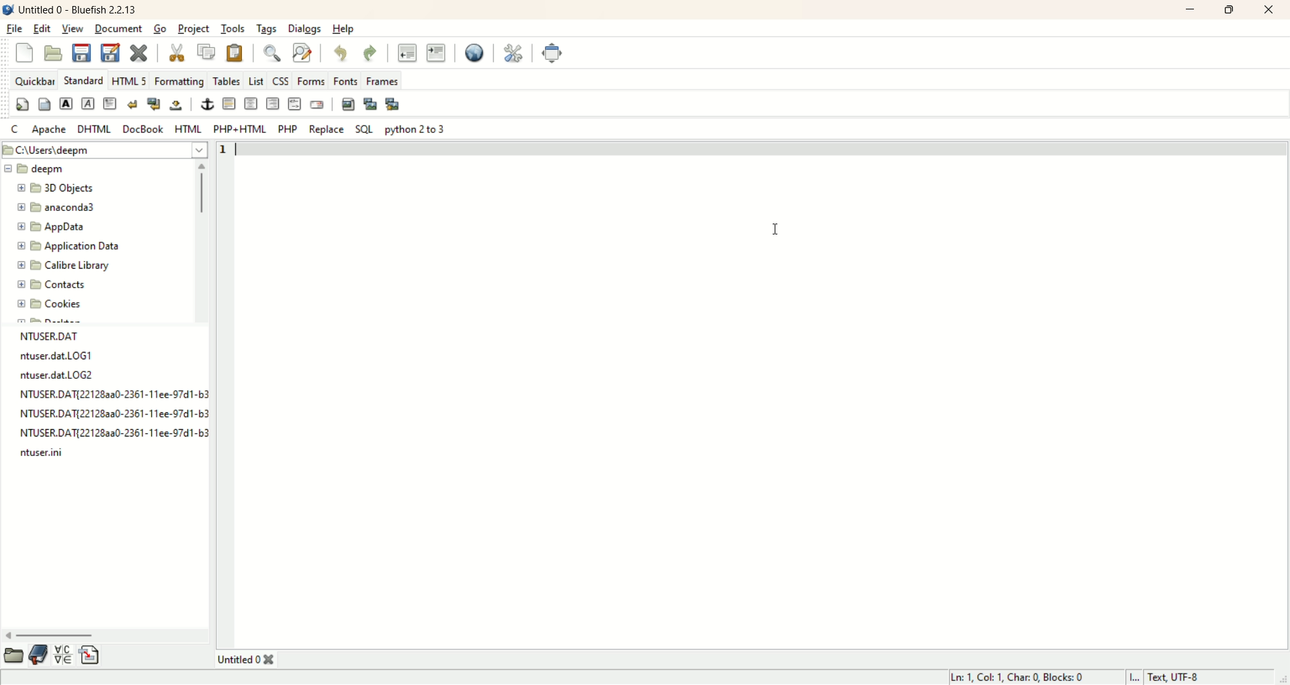  I want to click on python 2 to 3, so click(417, 130).